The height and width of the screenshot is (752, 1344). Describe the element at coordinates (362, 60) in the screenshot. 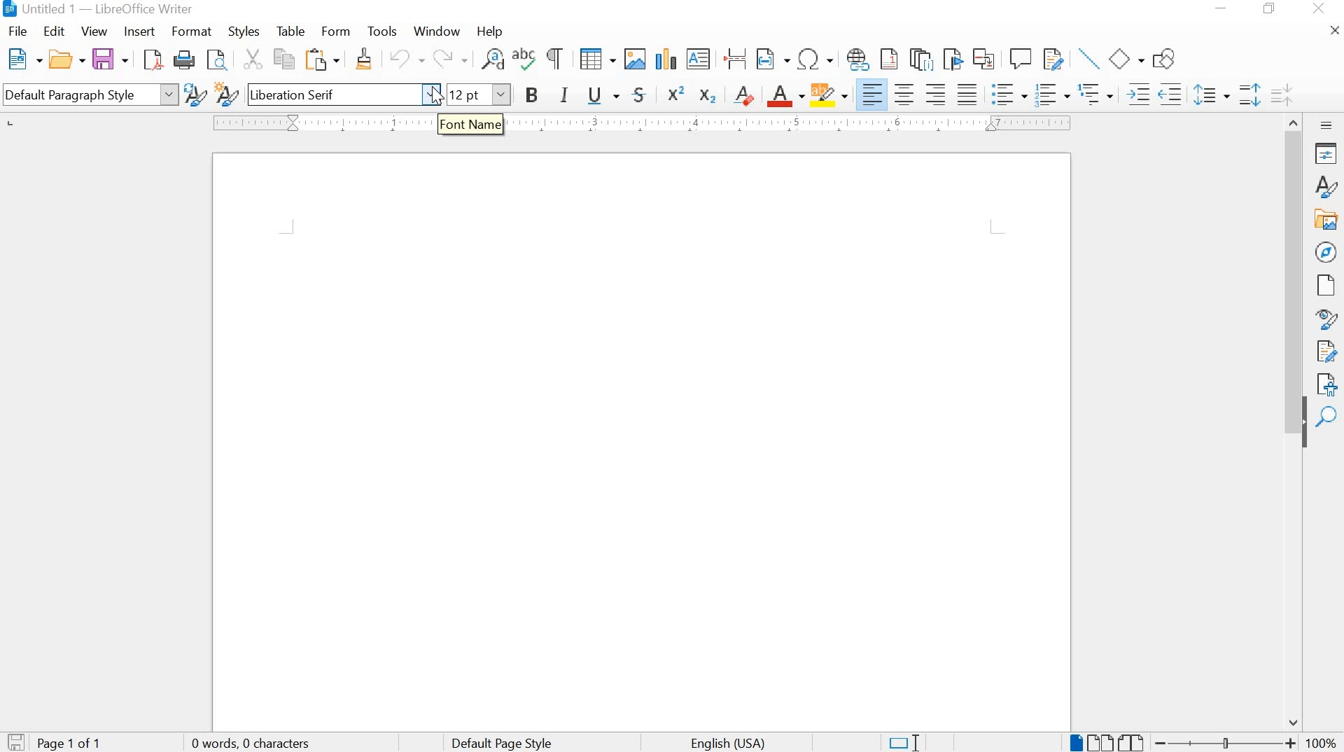

I see `CLONE FORMATTING` at that location.